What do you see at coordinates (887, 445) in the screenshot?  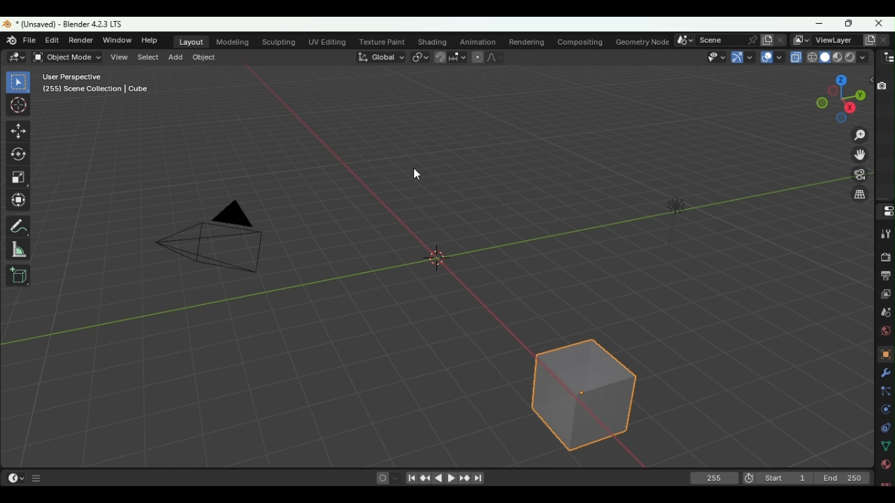 I see `Data` at bounding box center [887, 445].